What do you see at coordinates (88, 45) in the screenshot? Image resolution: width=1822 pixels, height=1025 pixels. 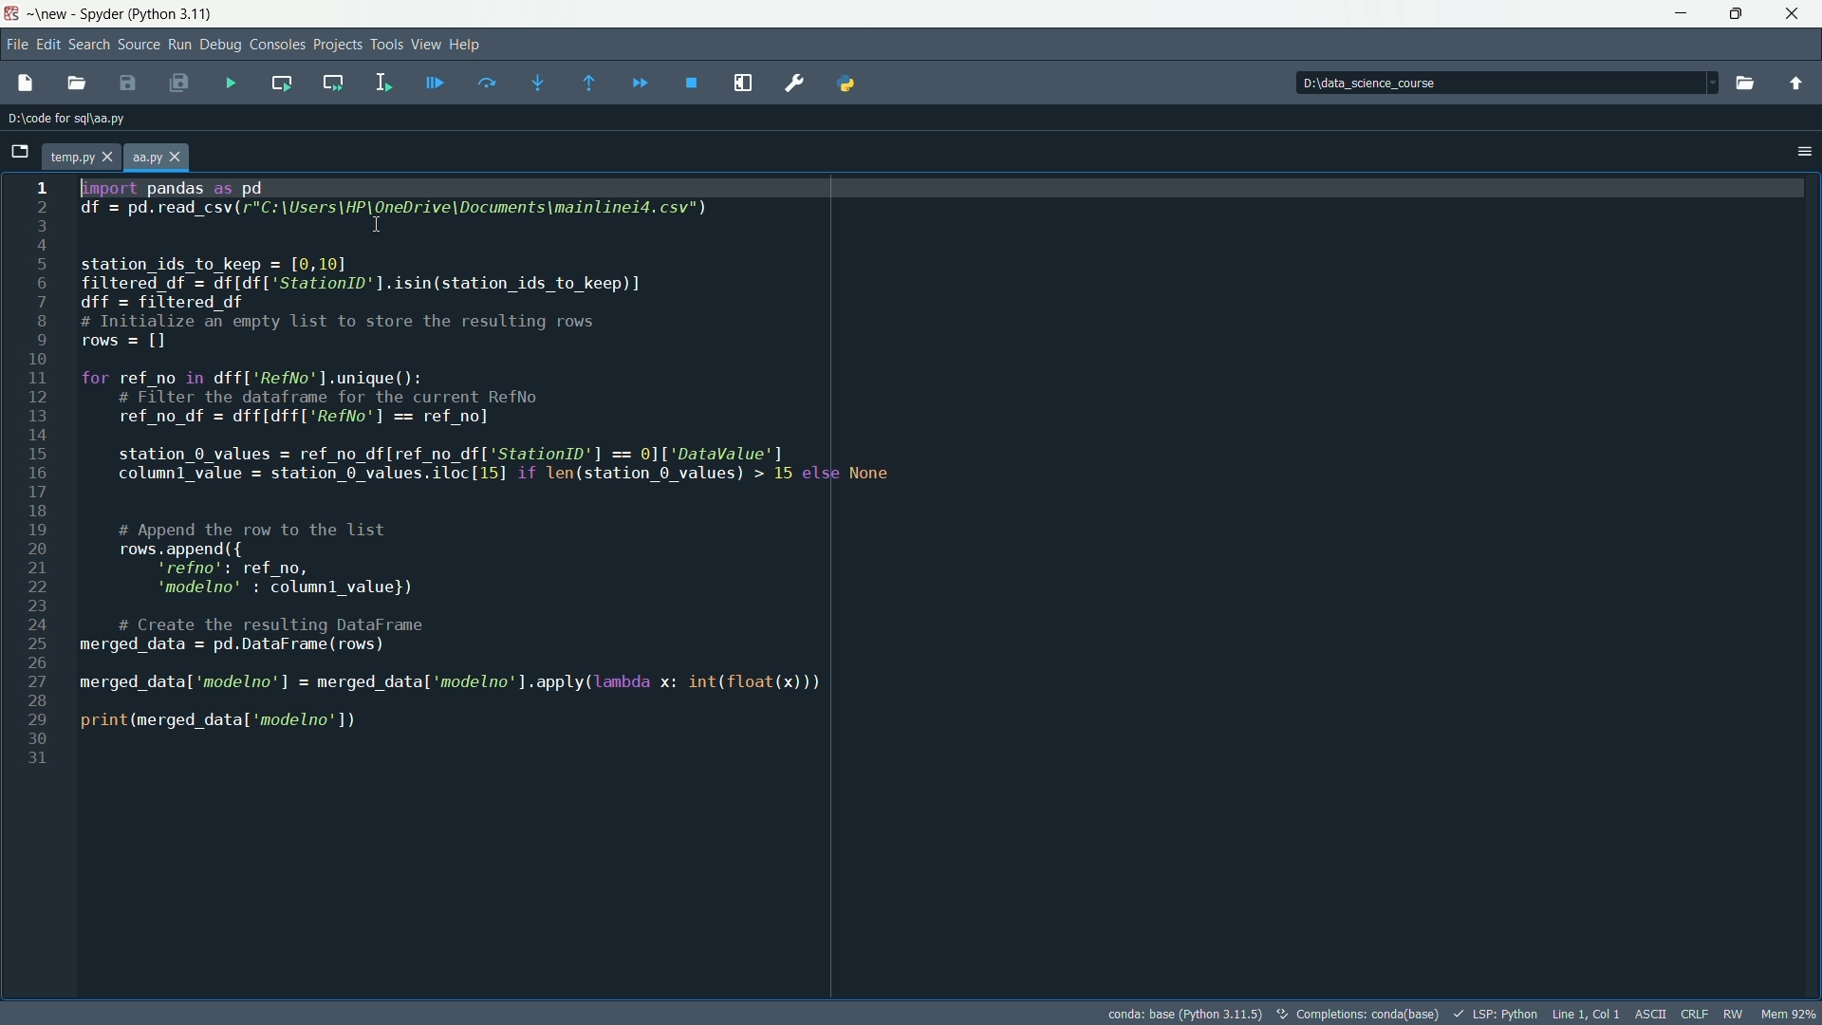 I see `search menu` at bounding box center [88, 45].